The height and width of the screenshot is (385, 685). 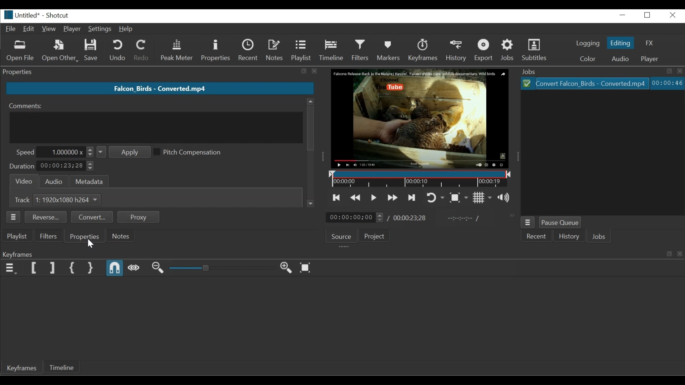 What do you see at coordinates (463, 218) in the screenshot?
I see `In point` at bounding box center [463, 218].